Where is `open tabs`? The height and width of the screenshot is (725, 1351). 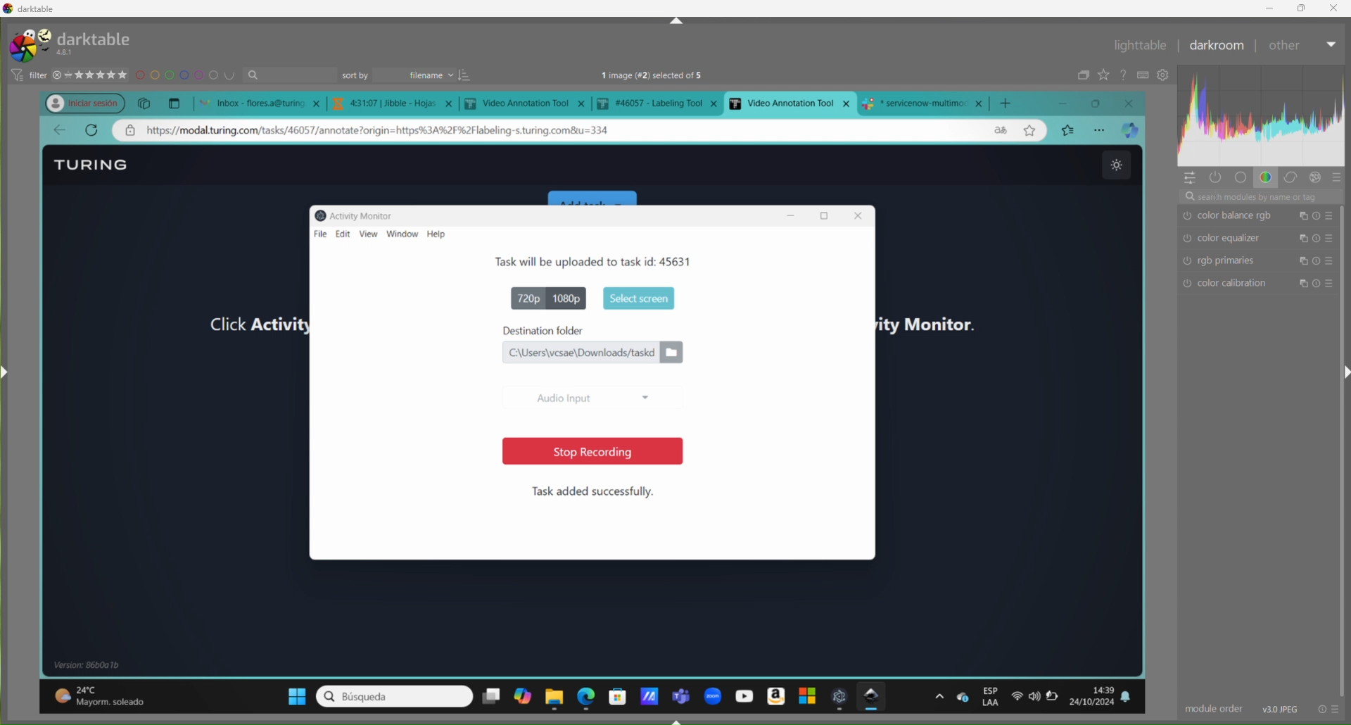 open tabs is located at coordinates (256, 102).